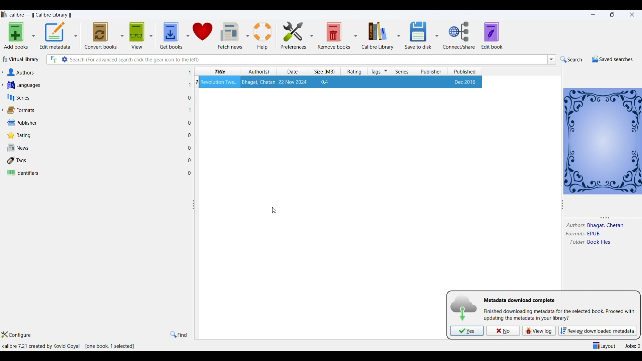 The height and width of the screenshot is (361, 642). What do you see at coordinates (597, 234) in the screenshot?
I see `format type` at bounding box center [597, 234].